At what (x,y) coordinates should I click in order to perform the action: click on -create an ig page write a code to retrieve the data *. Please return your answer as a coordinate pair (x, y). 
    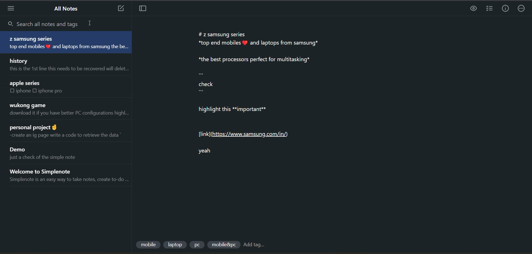
    Looking at the image, I should click on (69, 135).